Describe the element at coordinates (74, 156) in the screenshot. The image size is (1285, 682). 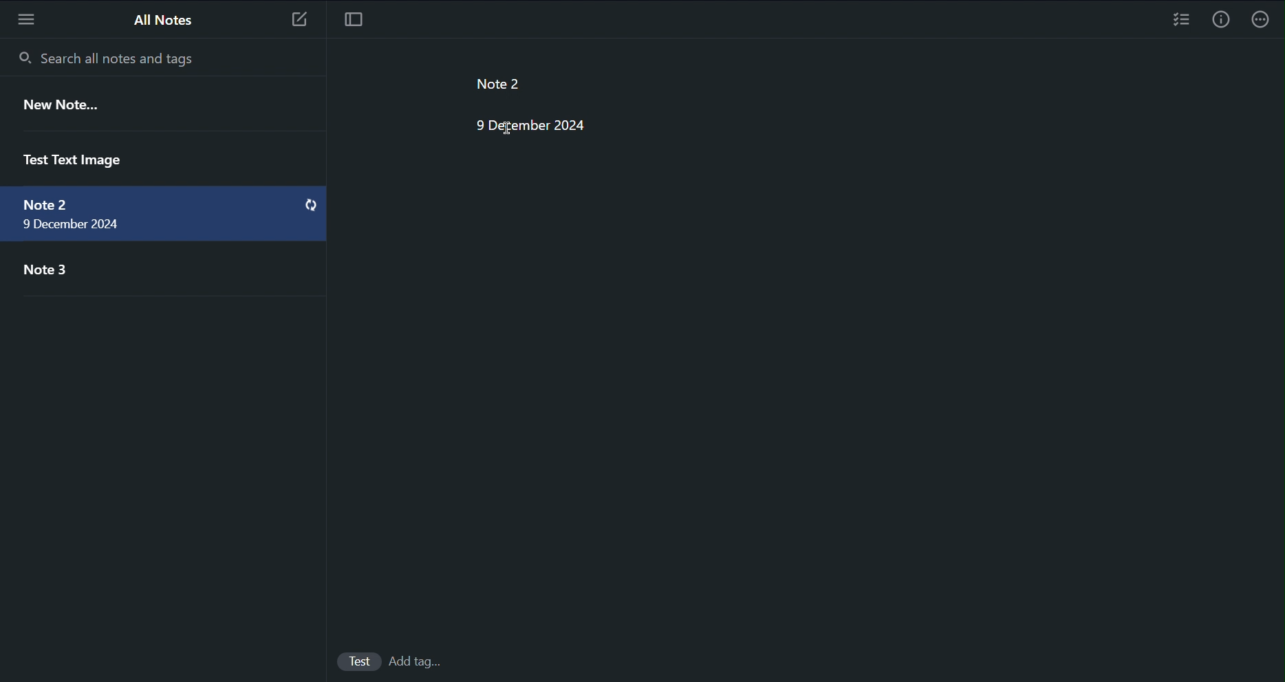
I see `Test Text Image` at that location.